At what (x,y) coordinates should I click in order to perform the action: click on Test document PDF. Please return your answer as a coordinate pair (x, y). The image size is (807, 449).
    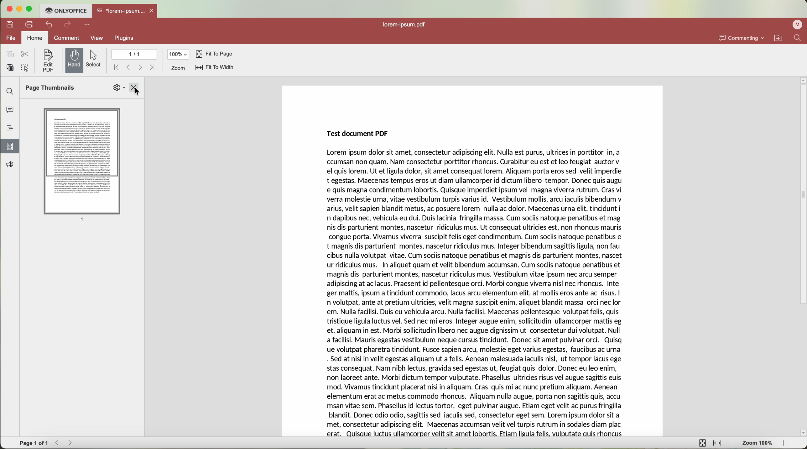
    Looking at the image, I should click on (358, 134).